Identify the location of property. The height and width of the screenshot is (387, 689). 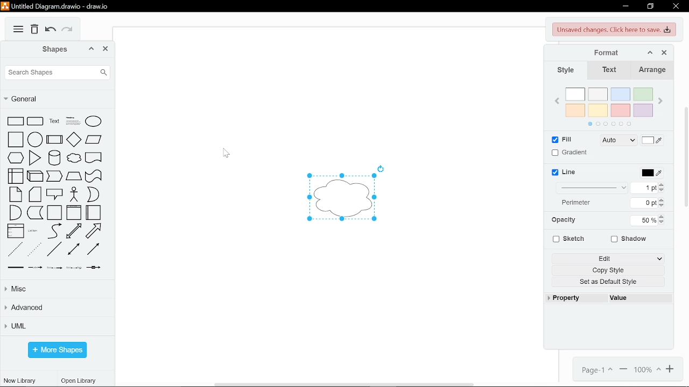
(576, 298).